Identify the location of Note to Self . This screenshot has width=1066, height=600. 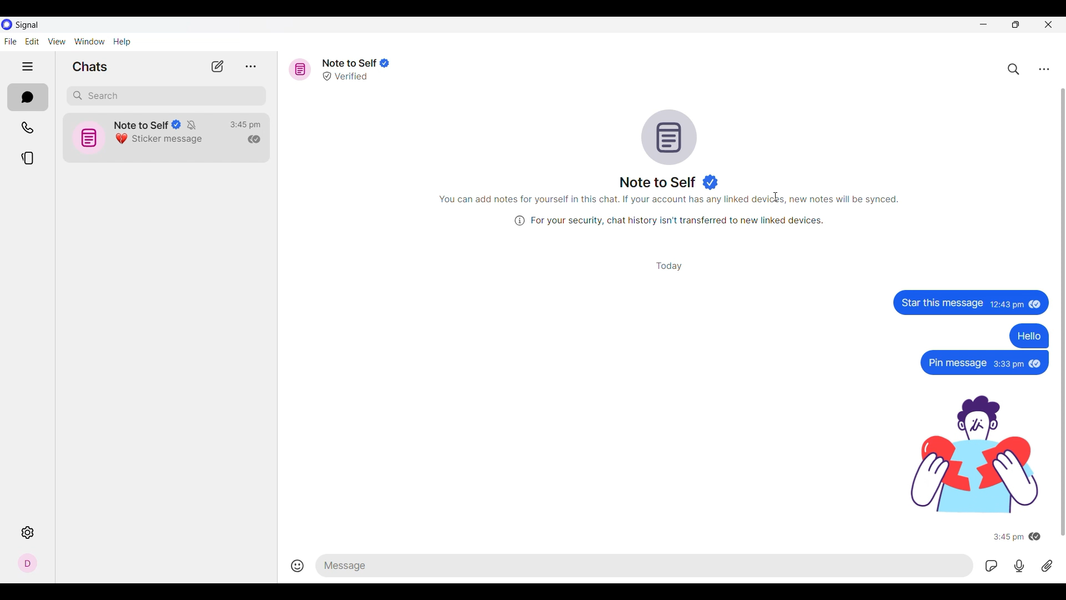
(146, 124).